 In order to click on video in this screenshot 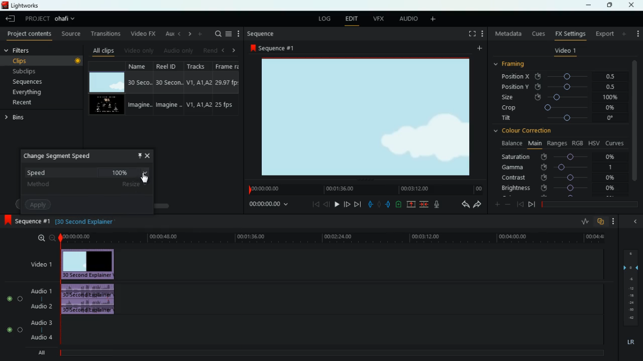, I will do `click(91, 263)`.